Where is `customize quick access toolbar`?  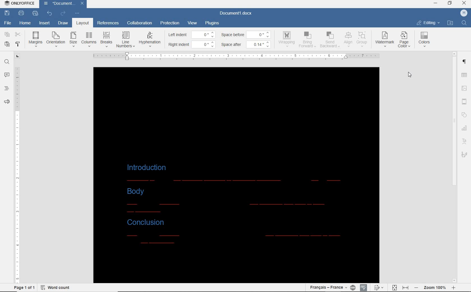 customize quick access toolbar is located at coordinates (77, 13).